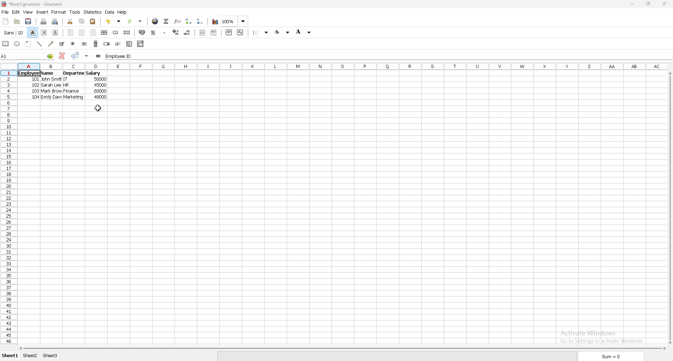 This screenshot has width=673, height=361. What do you see at coordinates (34, 92) in the screenshot?
I see `103` at bounding box center [34, 92].